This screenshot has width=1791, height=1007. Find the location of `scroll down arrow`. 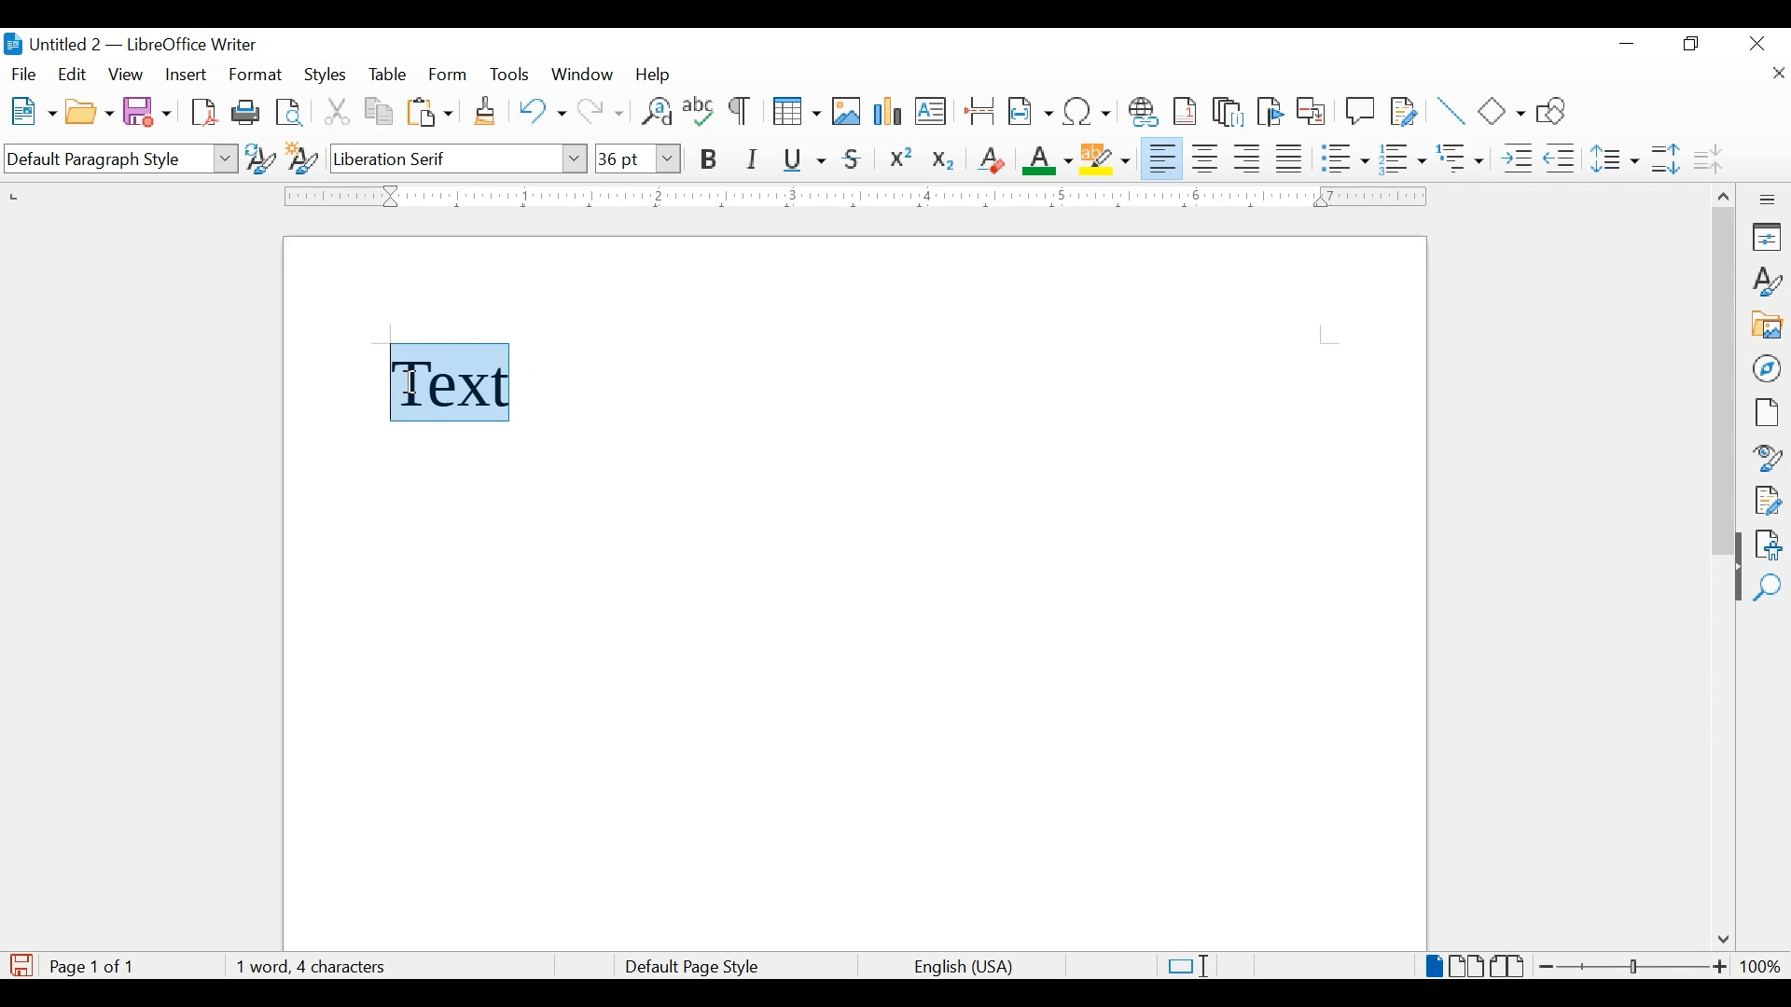

scroll down arrow is located at coordinates (1720, 941).